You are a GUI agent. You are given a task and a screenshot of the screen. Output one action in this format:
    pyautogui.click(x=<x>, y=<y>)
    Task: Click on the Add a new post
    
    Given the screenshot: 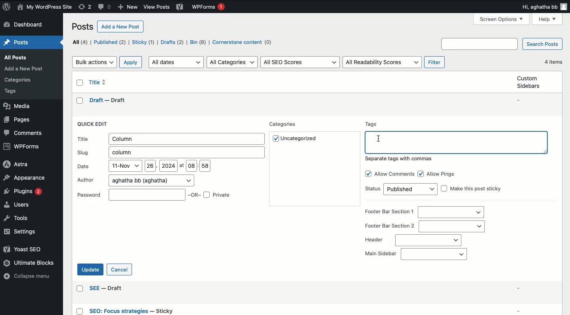 What is the action you would take?
    pyautogui.click(x=121, y=27)
    